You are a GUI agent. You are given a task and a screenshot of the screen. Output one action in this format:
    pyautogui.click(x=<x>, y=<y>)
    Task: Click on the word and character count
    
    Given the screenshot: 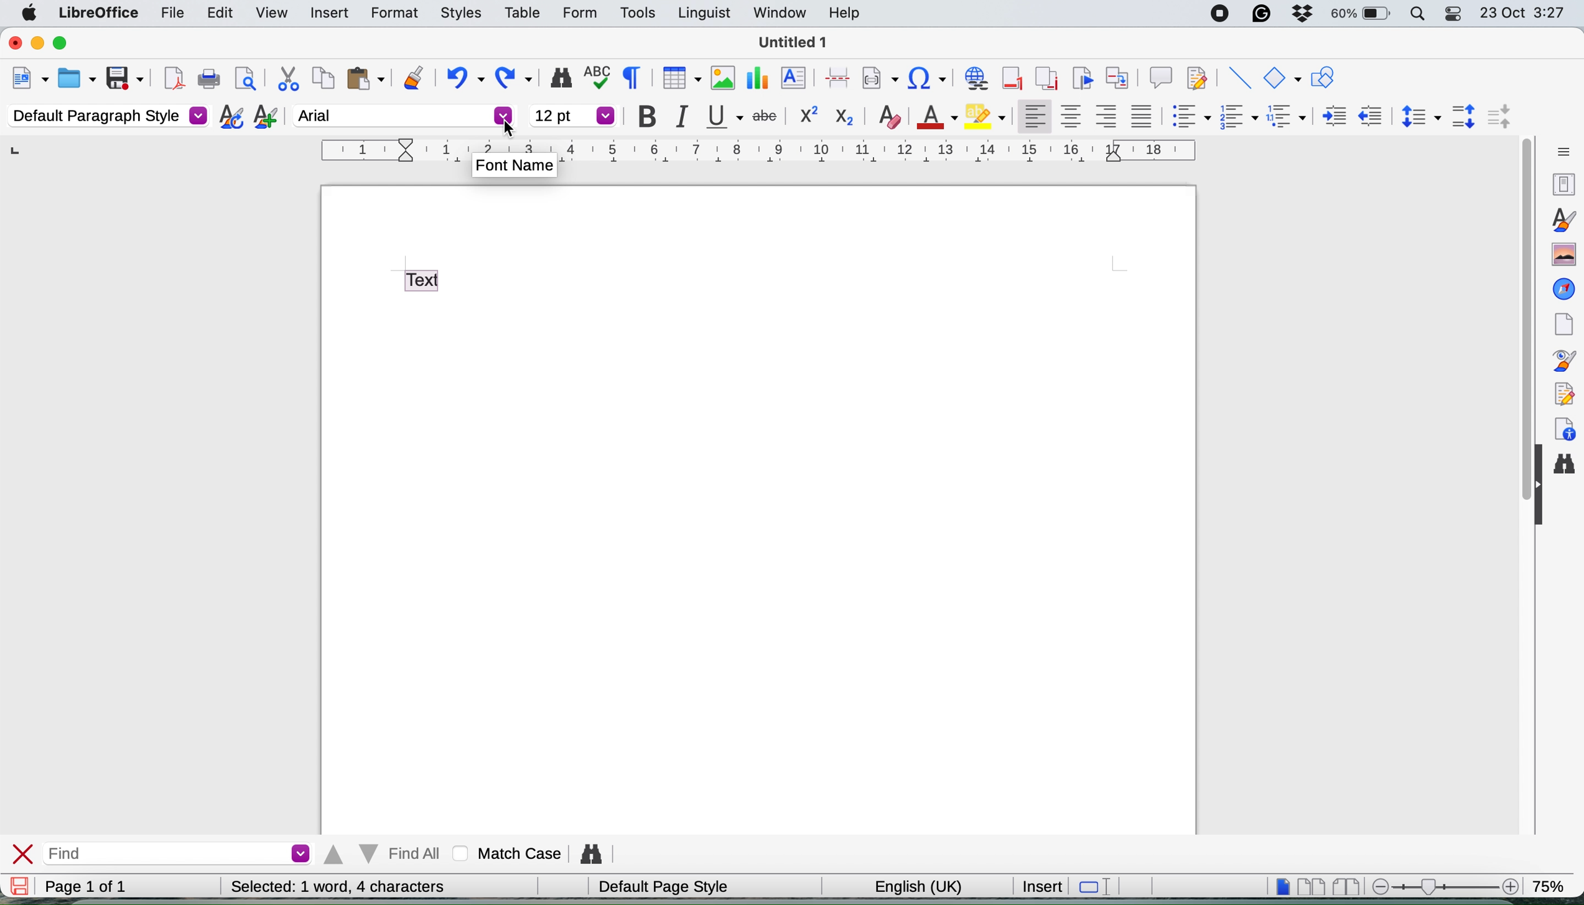 What is the action you would take?
    pyautogui.click(x=369, y=886)
    